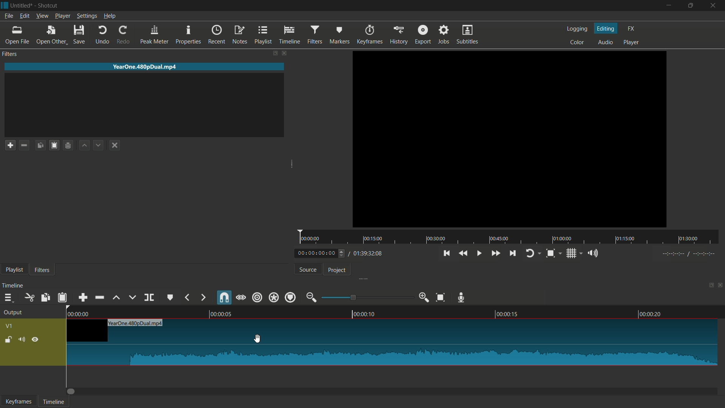 This screenshot has height=408, width=725. I want to click on marker, so click(339, 34).